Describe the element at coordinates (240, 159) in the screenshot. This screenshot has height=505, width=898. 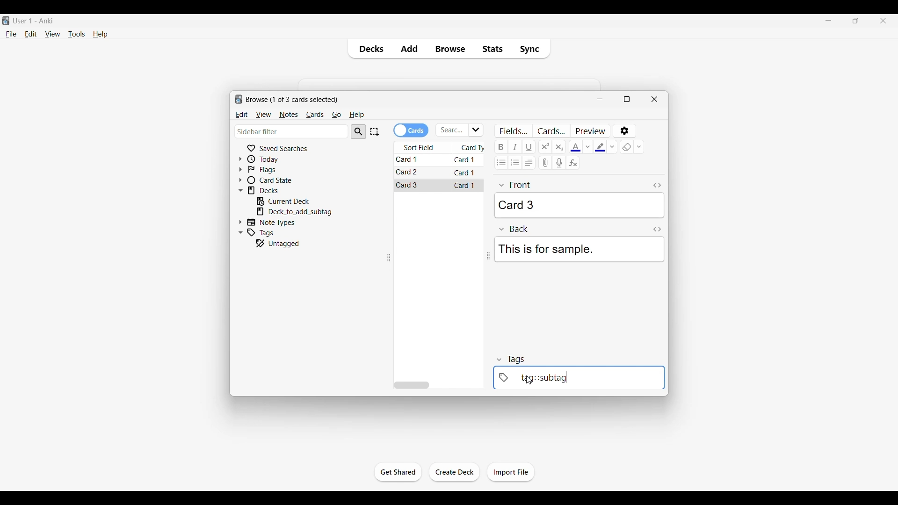
I see `Click to expand Today` at that location.